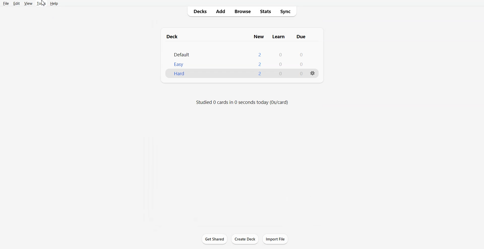 This screenshot has height=249, width=484. I want to click on Help, so click(54, 4).